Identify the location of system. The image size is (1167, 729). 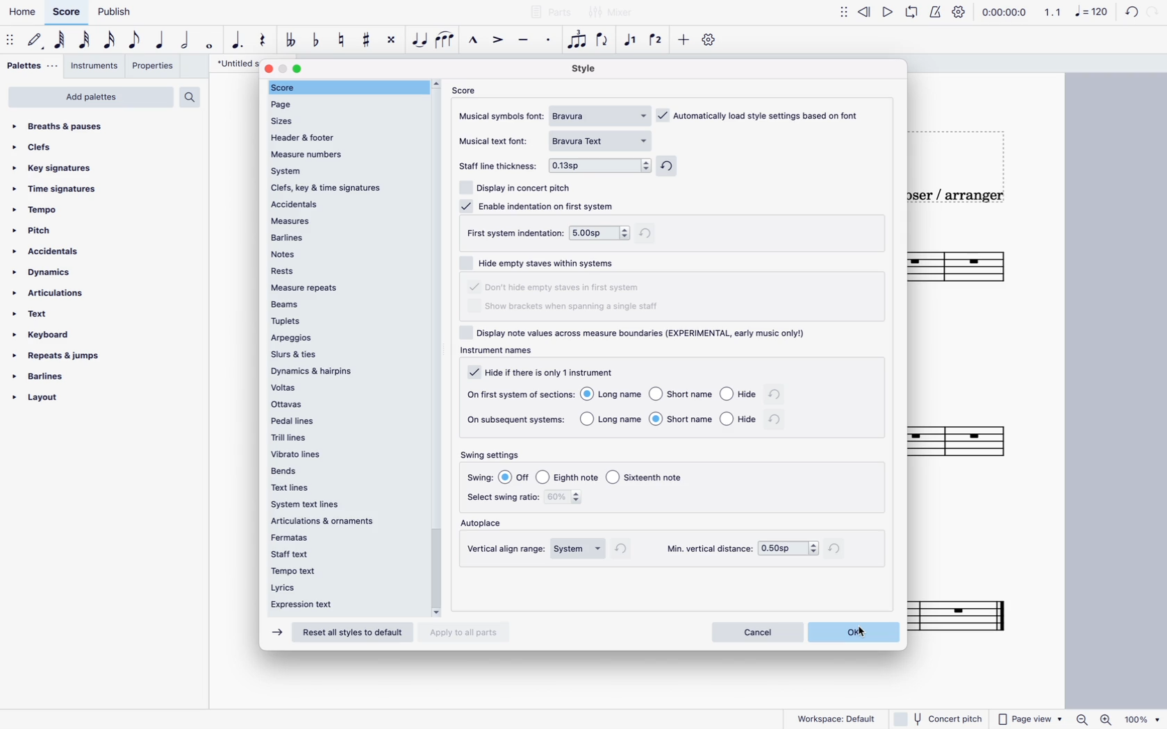
(579, 549).